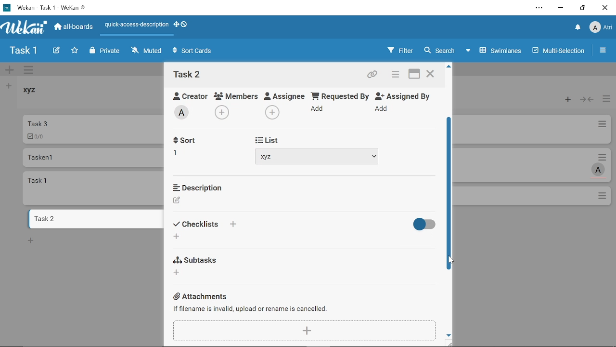 The image size is (616, 347). I want to click on Received, so click(195, 141).